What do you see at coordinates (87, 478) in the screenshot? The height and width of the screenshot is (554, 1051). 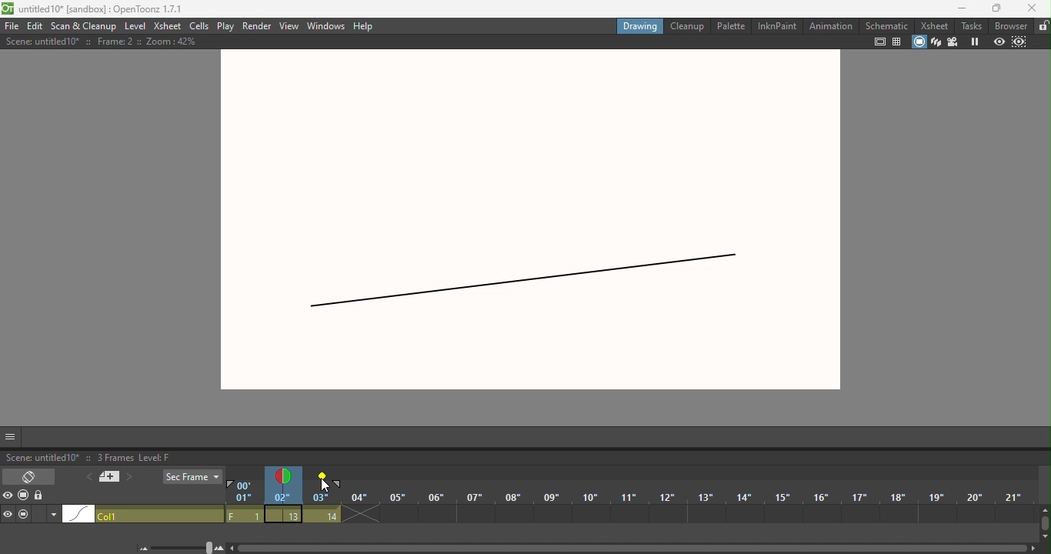 I see `Previous memo` at bounding box center [87, 478].